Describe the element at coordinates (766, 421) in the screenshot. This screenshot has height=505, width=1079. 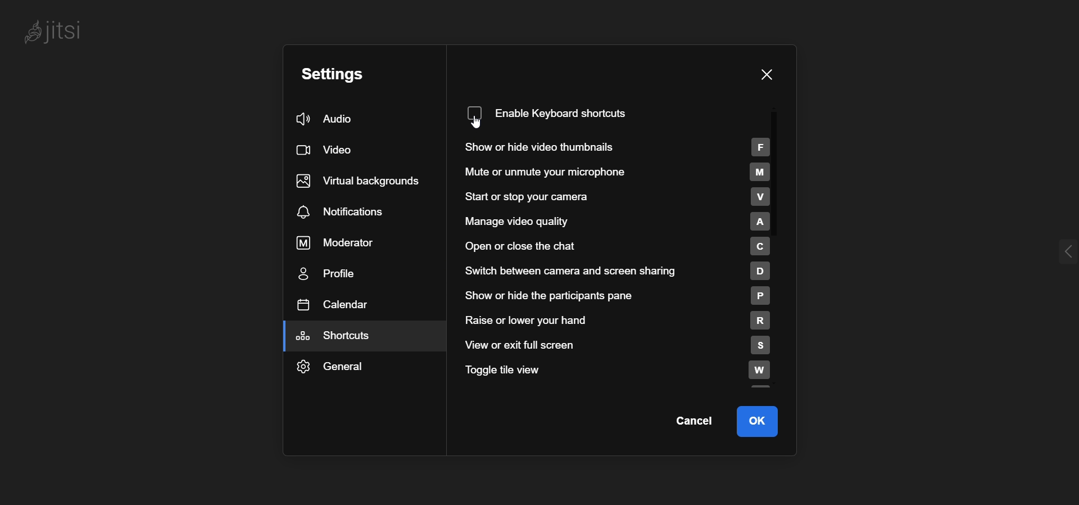
I see `ok` at that location.